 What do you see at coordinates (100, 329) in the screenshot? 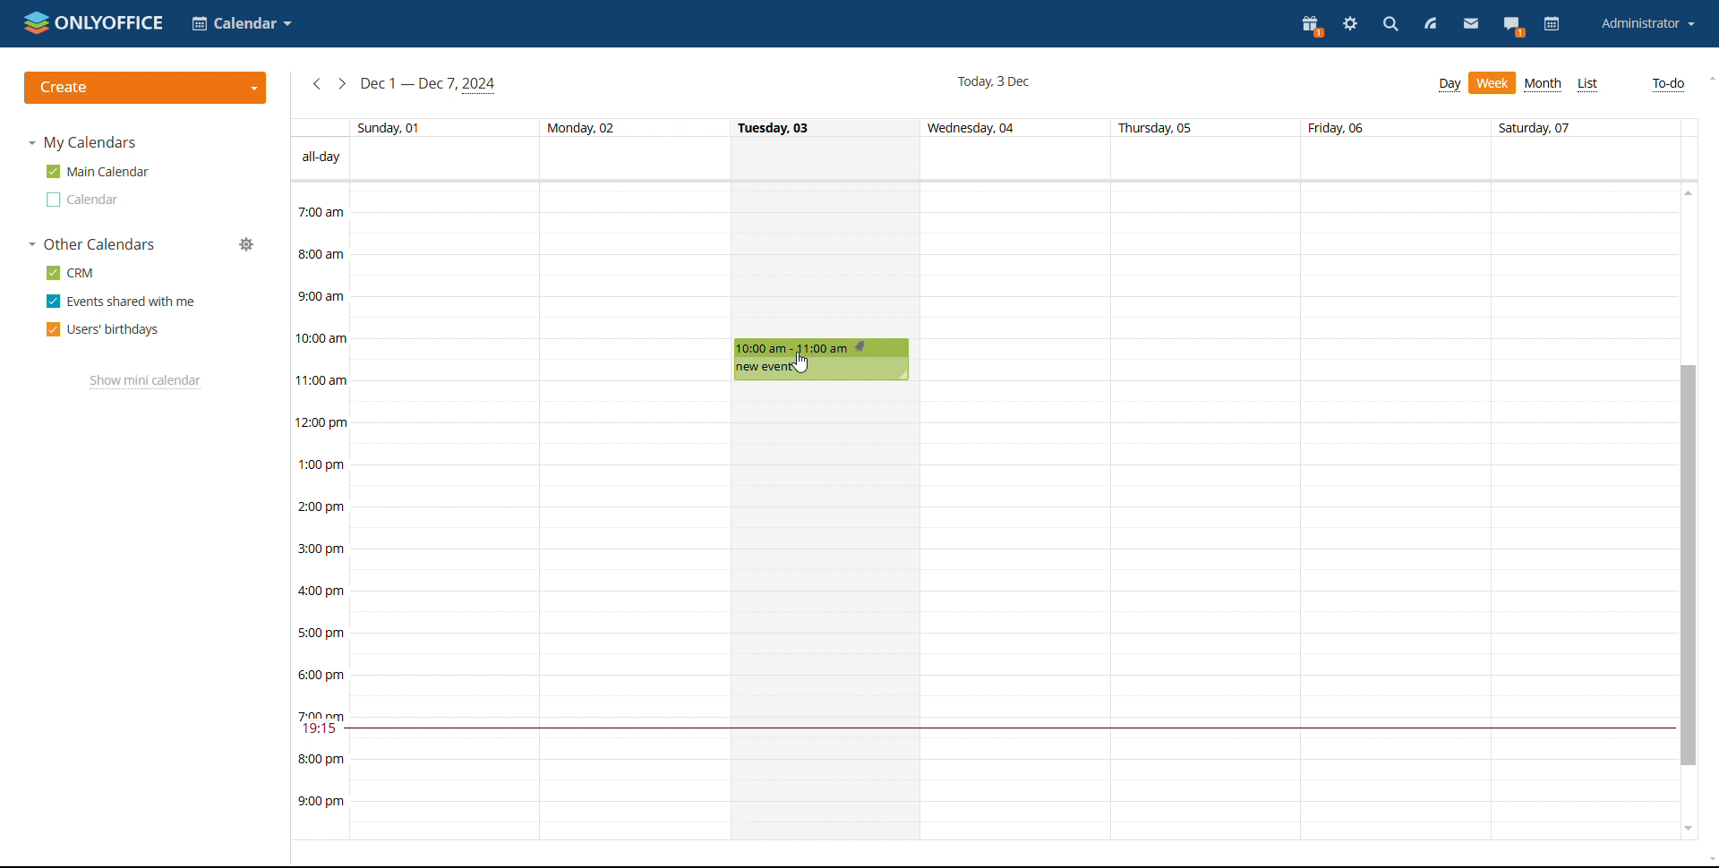
I see `Users' birthdays` at bounding box center [100, 329].